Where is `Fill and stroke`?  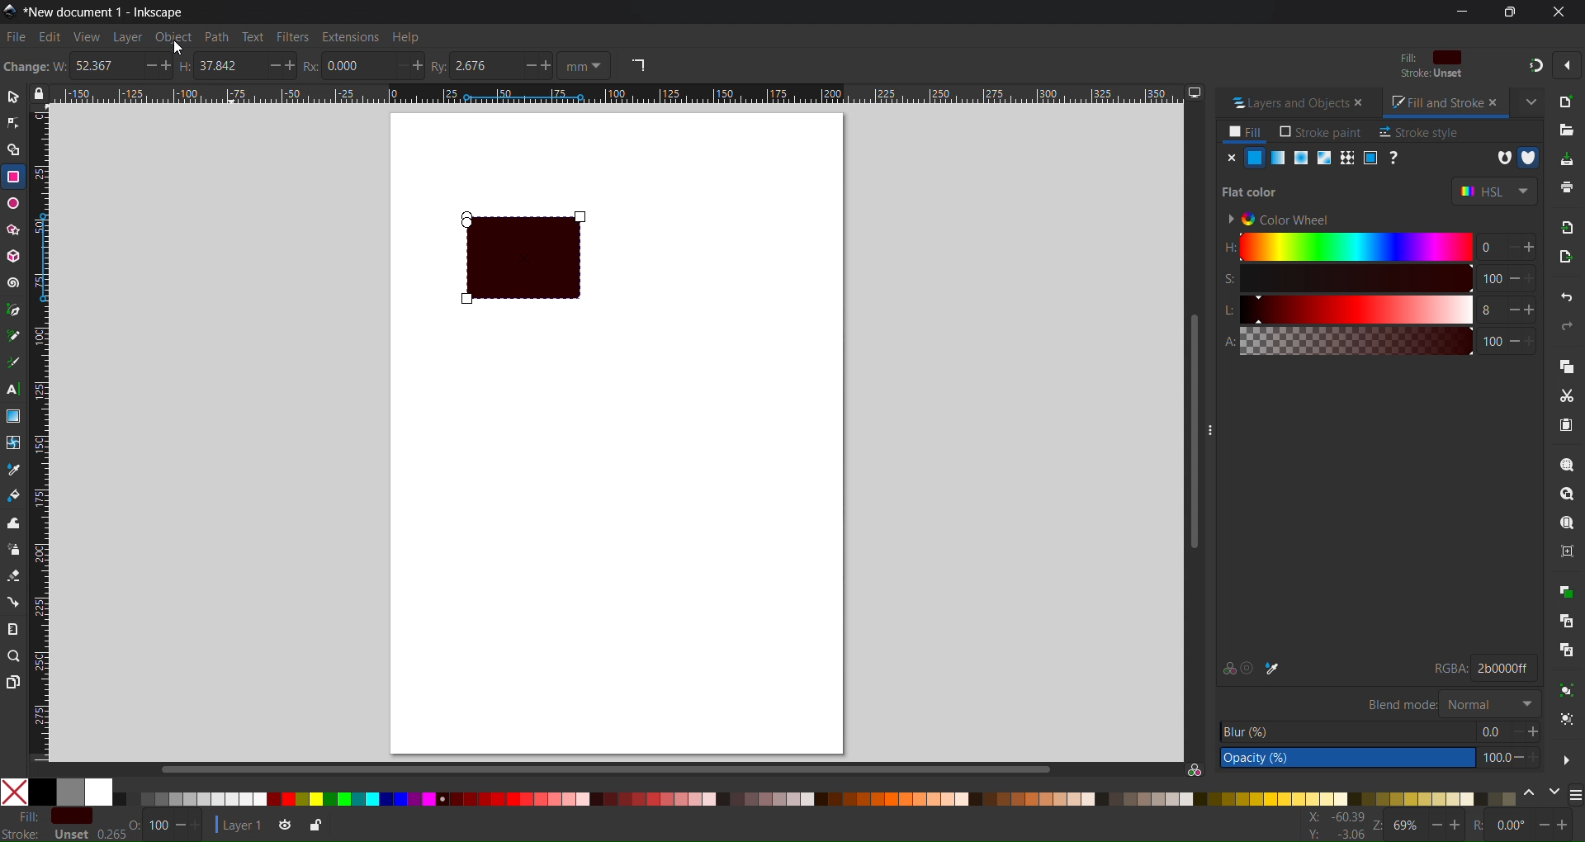 Fill and stroke is located at coordinates (1429, 103).